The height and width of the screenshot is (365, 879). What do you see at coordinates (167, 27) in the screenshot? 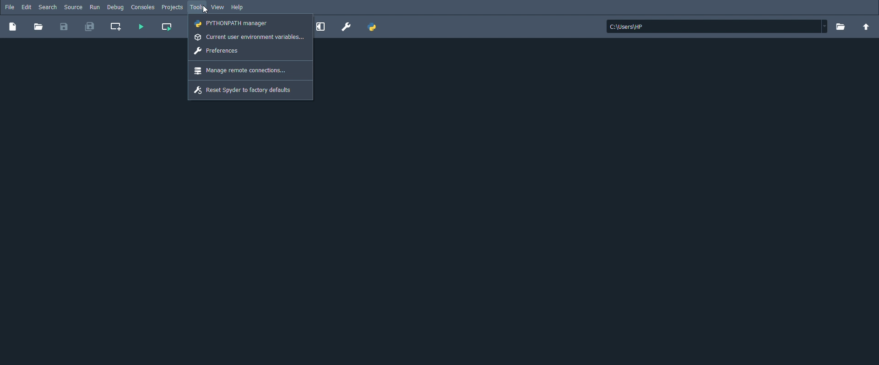
I see `Run current cell` at bounding box center [167, 27].